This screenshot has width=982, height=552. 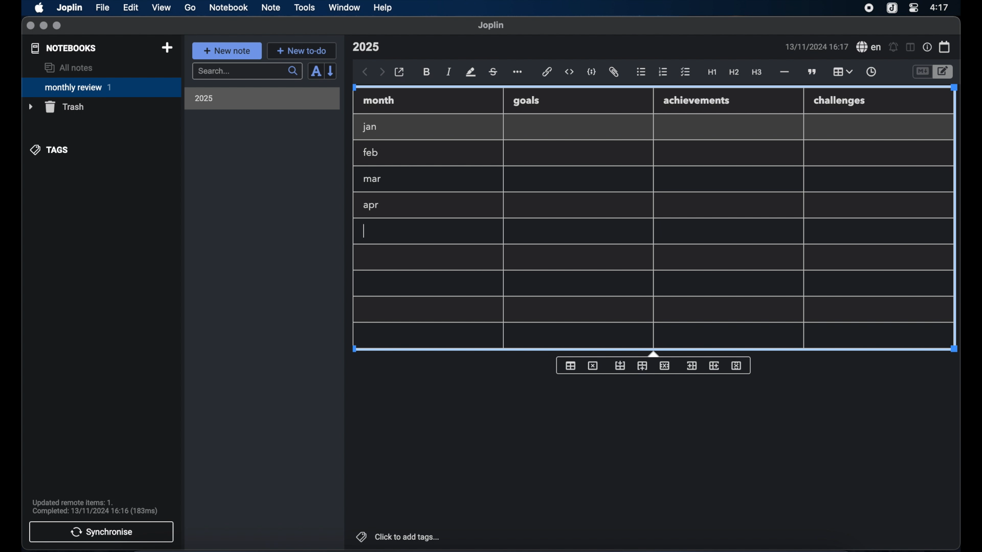 I want to click on toggle editor layout, so click(x=911, y=47).